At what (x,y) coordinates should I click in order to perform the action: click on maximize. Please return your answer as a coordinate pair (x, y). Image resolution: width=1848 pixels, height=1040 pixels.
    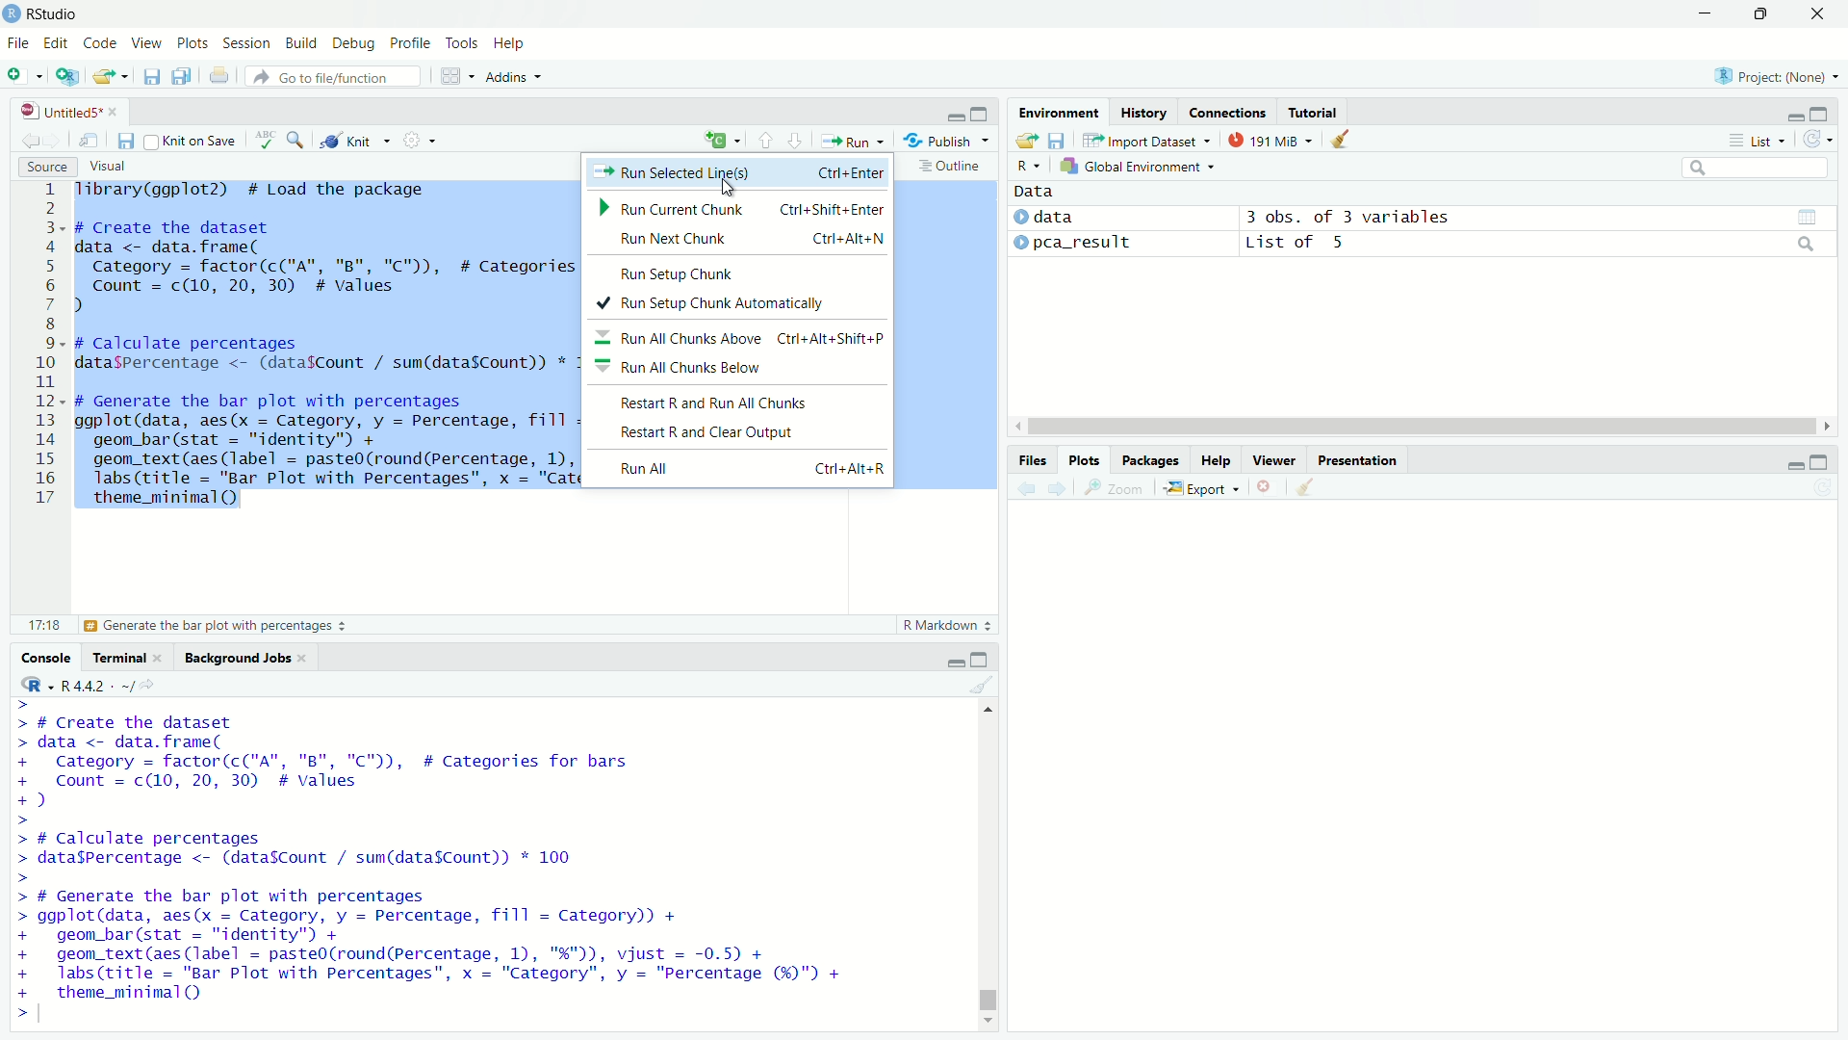
    Looking at the image, I should click on (983, 112).